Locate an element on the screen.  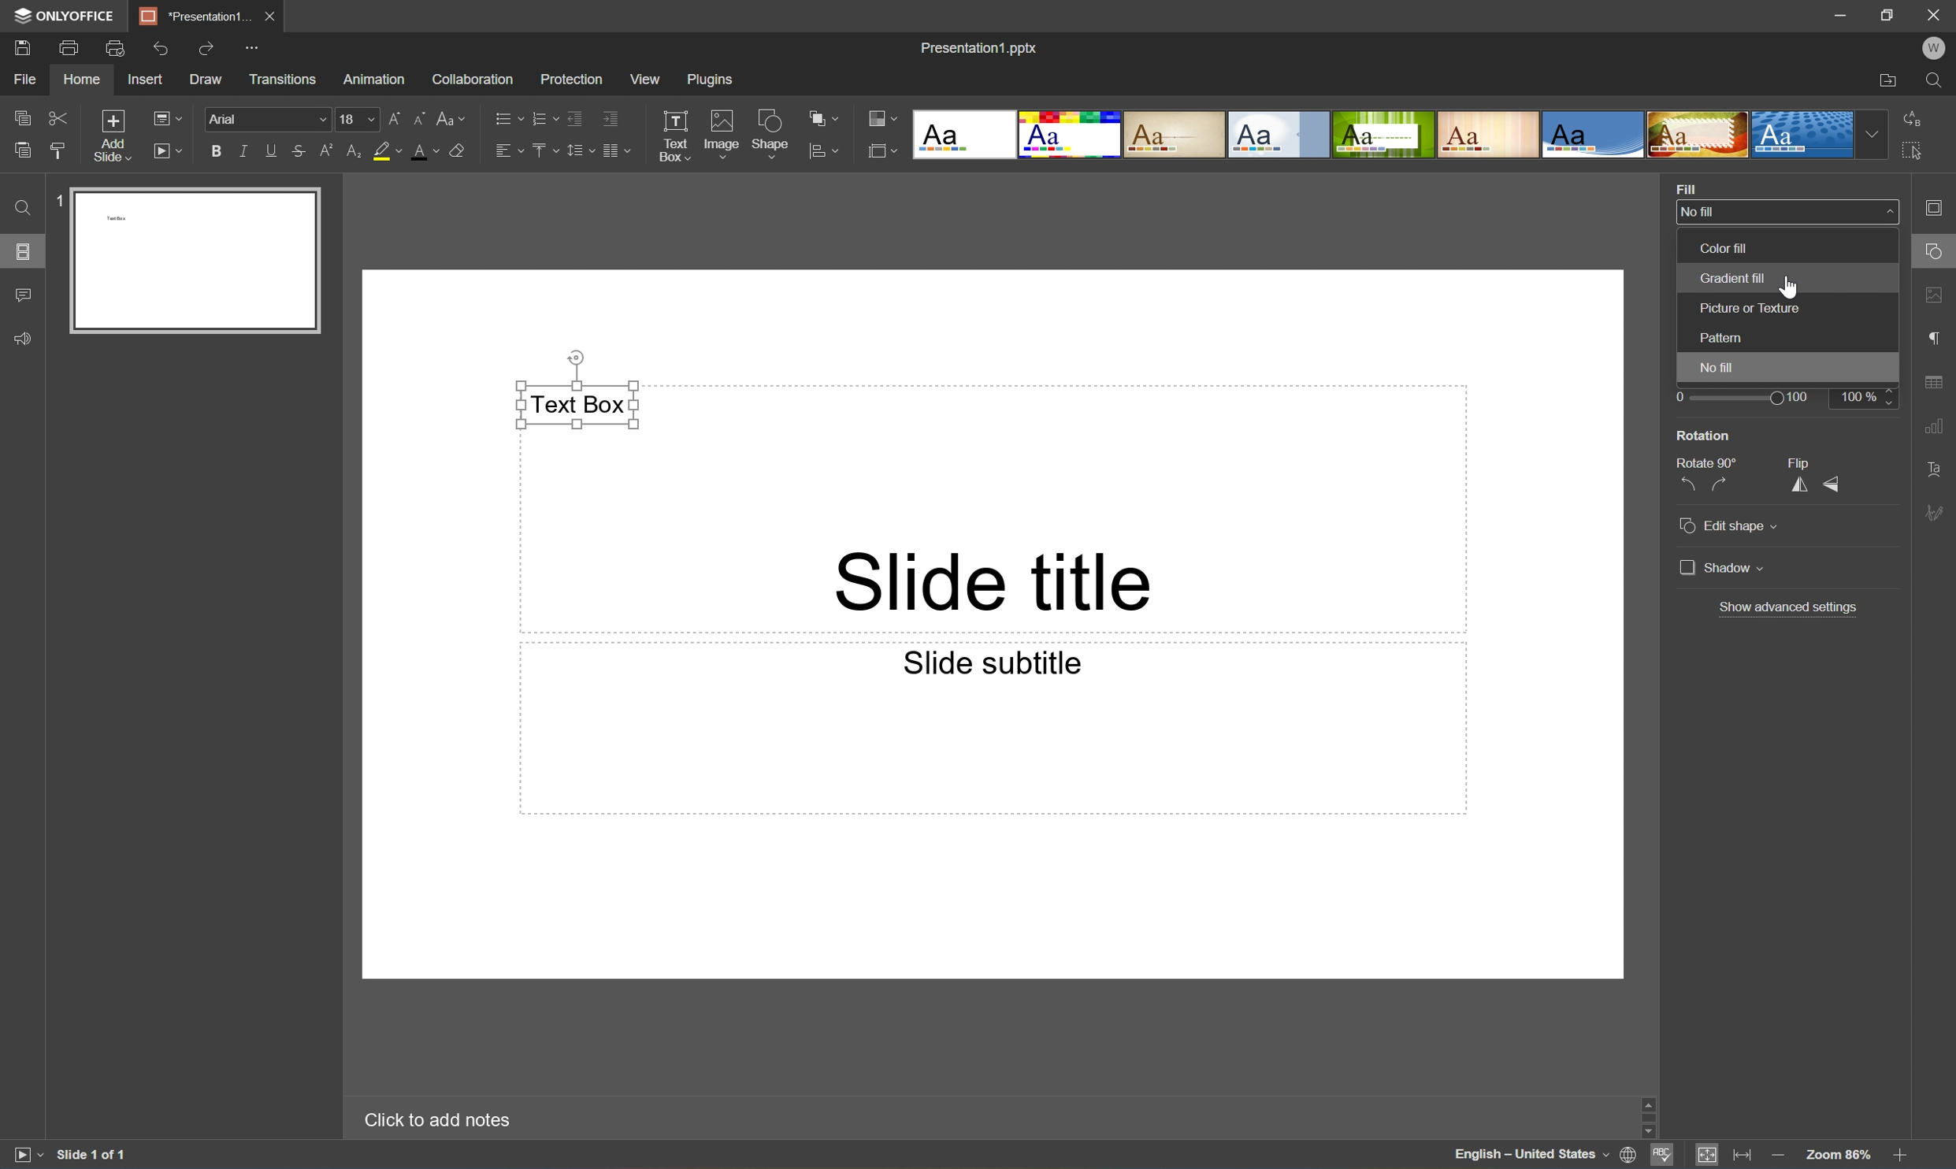
Font is located at coordinates (264, 121).